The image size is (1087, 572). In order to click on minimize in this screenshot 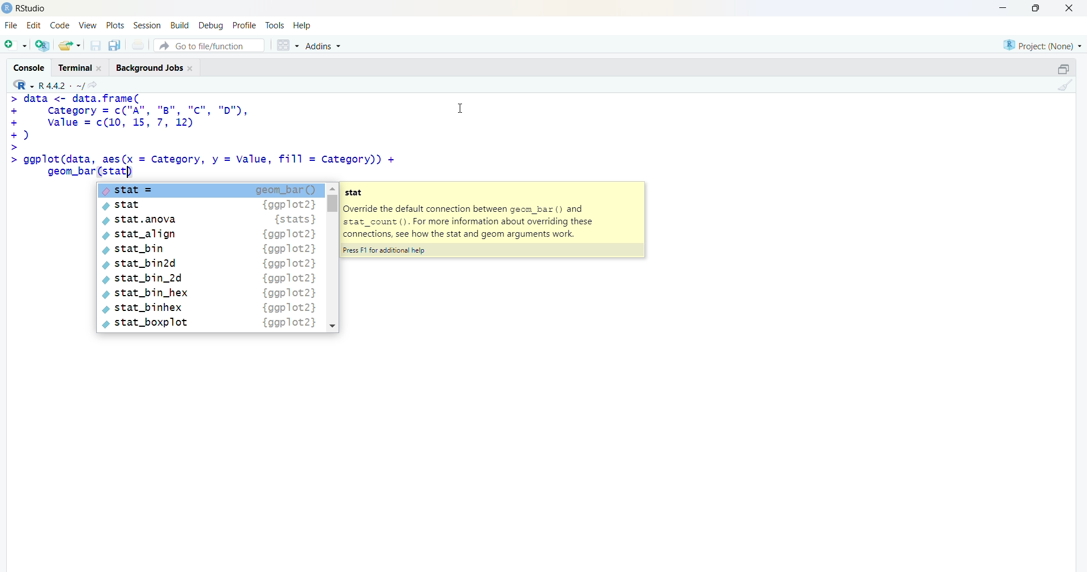, I will do `click(1007, 8)`.